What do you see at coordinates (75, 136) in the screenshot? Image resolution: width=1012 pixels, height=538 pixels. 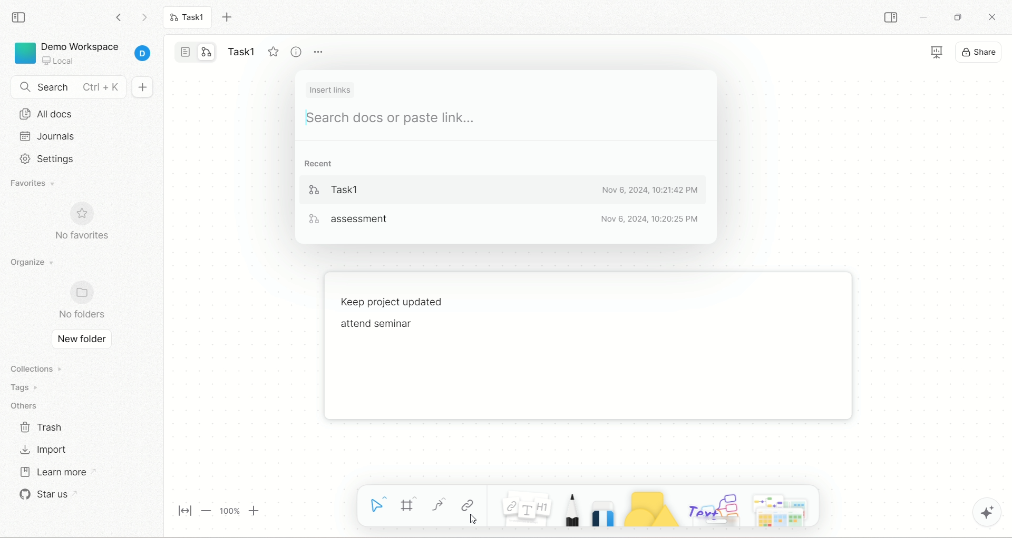 I see `journals` at bounding box center [75, 136].